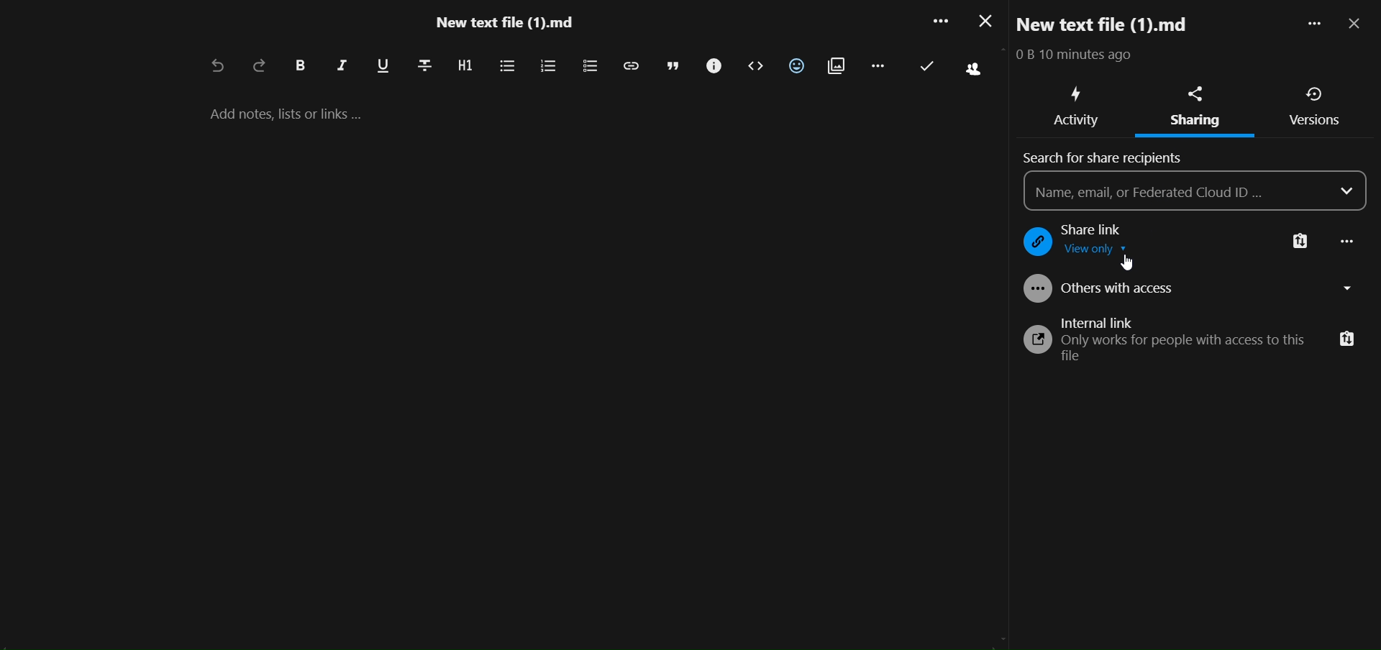 Image resolution: width=1381 pixels, height=650 pixels. I want to click on share link, so click(1106, 229).